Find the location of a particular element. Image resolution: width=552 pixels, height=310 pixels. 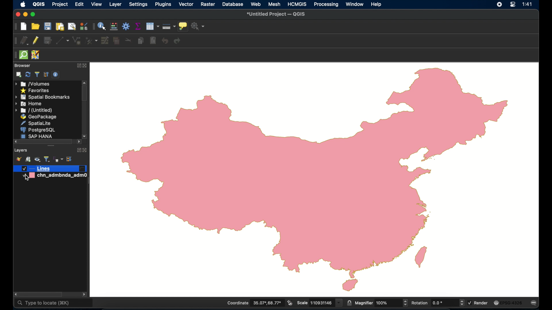

drag handles is located at coordinates (52, 146).